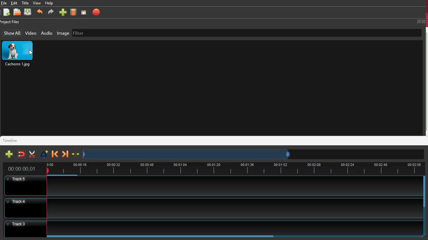 Image resolution: width=428 pixels, height=240 pixels. Describe the element at coordinates (64, 12) in the screenshot. I see `new` at that location.